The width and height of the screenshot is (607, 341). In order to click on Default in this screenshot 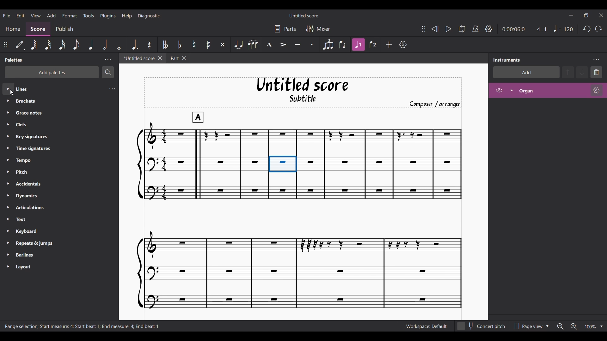, I will do `click(20, 45)`.